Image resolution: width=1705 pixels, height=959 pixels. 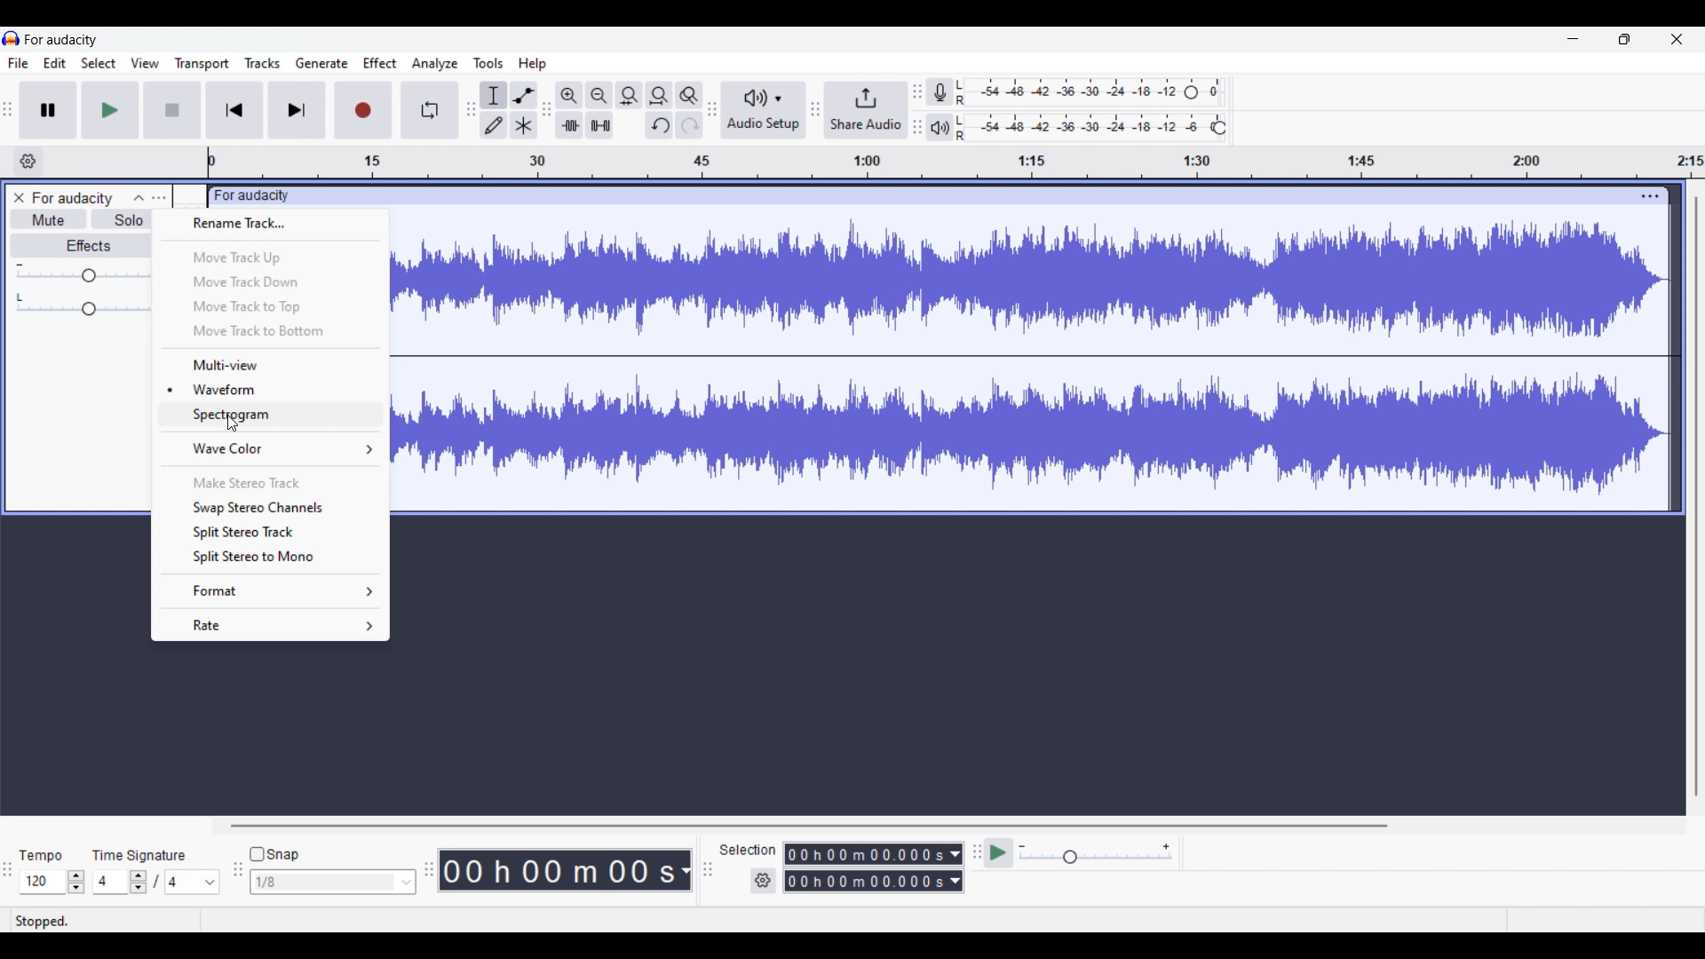 I want to click on Indicates time signature settings , so click(x=139, y=856).